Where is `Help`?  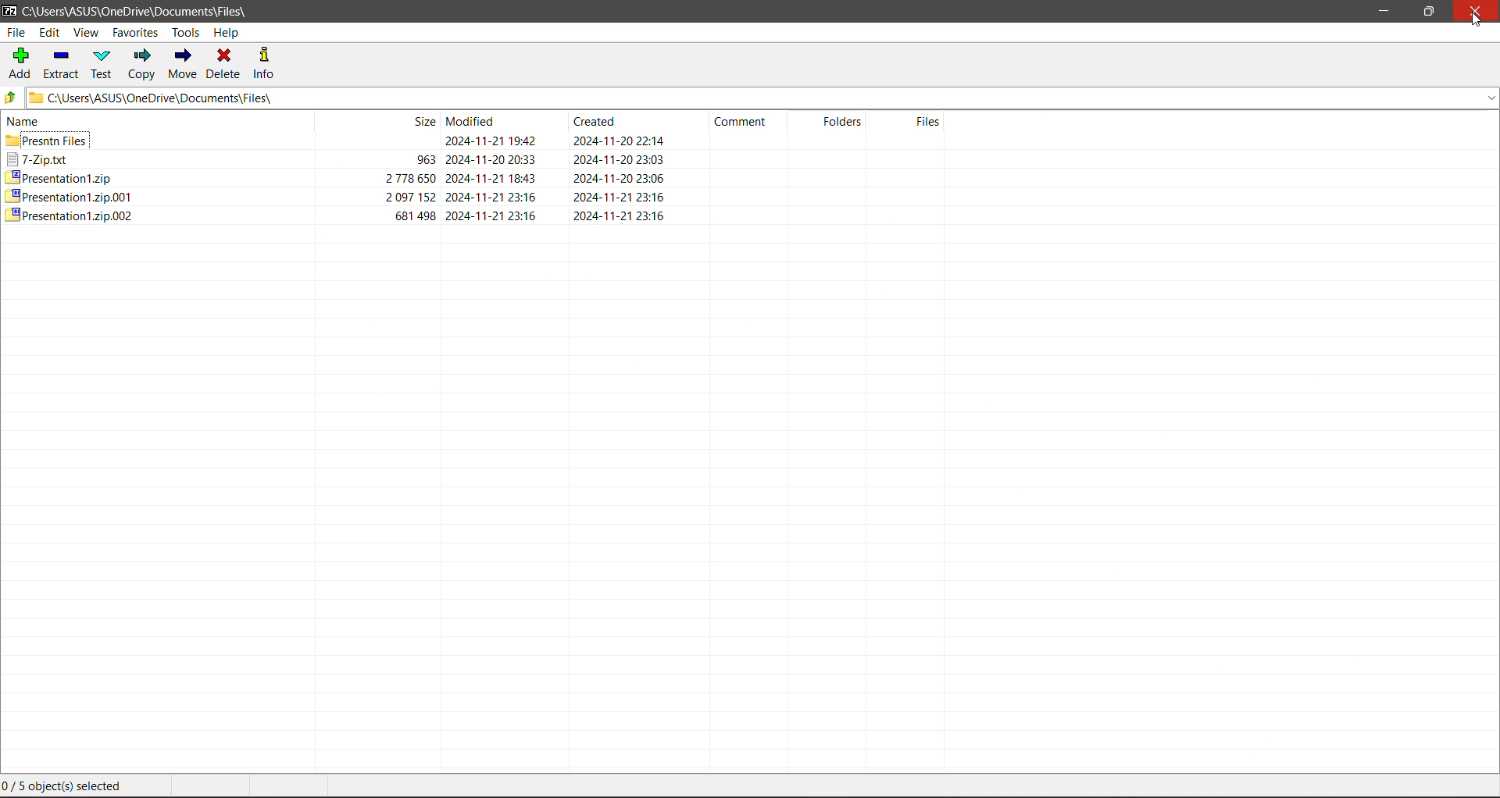
Help is located at coordinates (231, 34).